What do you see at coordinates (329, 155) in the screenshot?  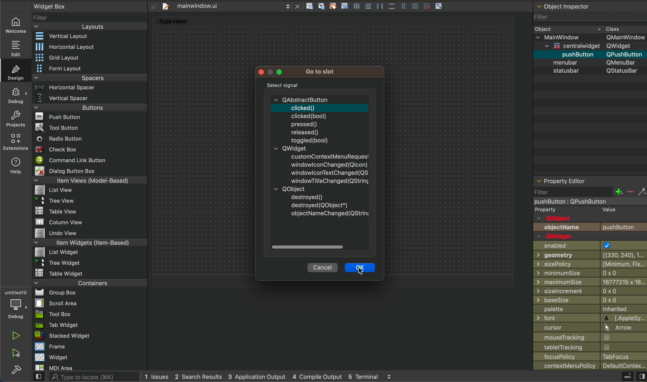 I see `customContextMenuReaues` at bounding box center [329, 155].